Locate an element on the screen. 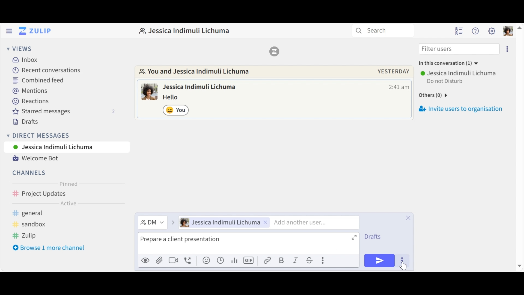 The width and height of the screenshot is (524, 295). preview is located at coordinates (145, 261).